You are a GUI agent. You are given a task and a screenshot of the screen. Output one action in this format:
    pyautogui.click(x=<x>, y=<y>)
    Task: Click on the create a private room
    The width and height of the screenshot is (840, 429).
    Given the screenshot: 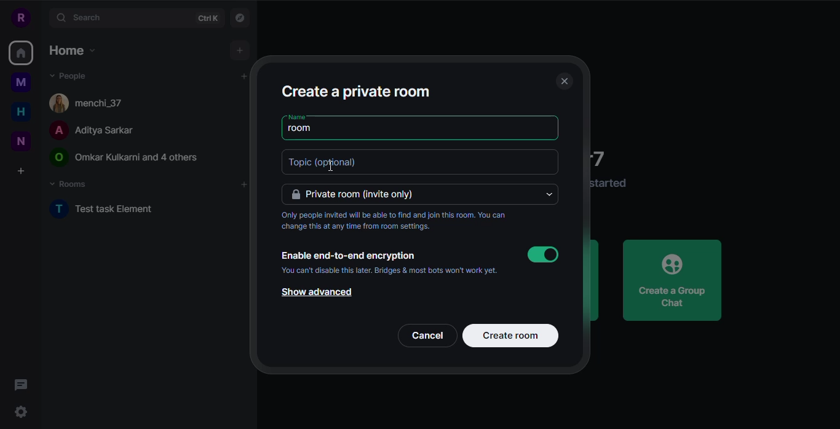 What is the action you would take?
    pyautogui.click(x=355, y=90)
    